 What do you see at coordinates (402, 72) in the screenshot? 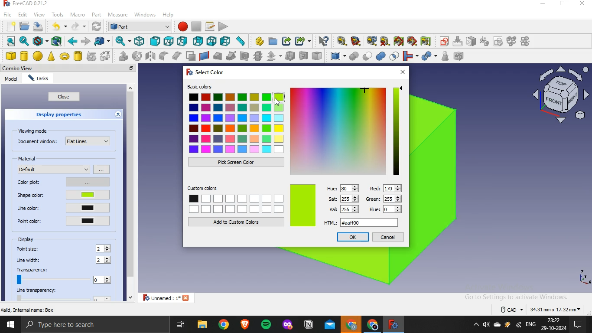
I see `close` at bounding box center [402, 72].